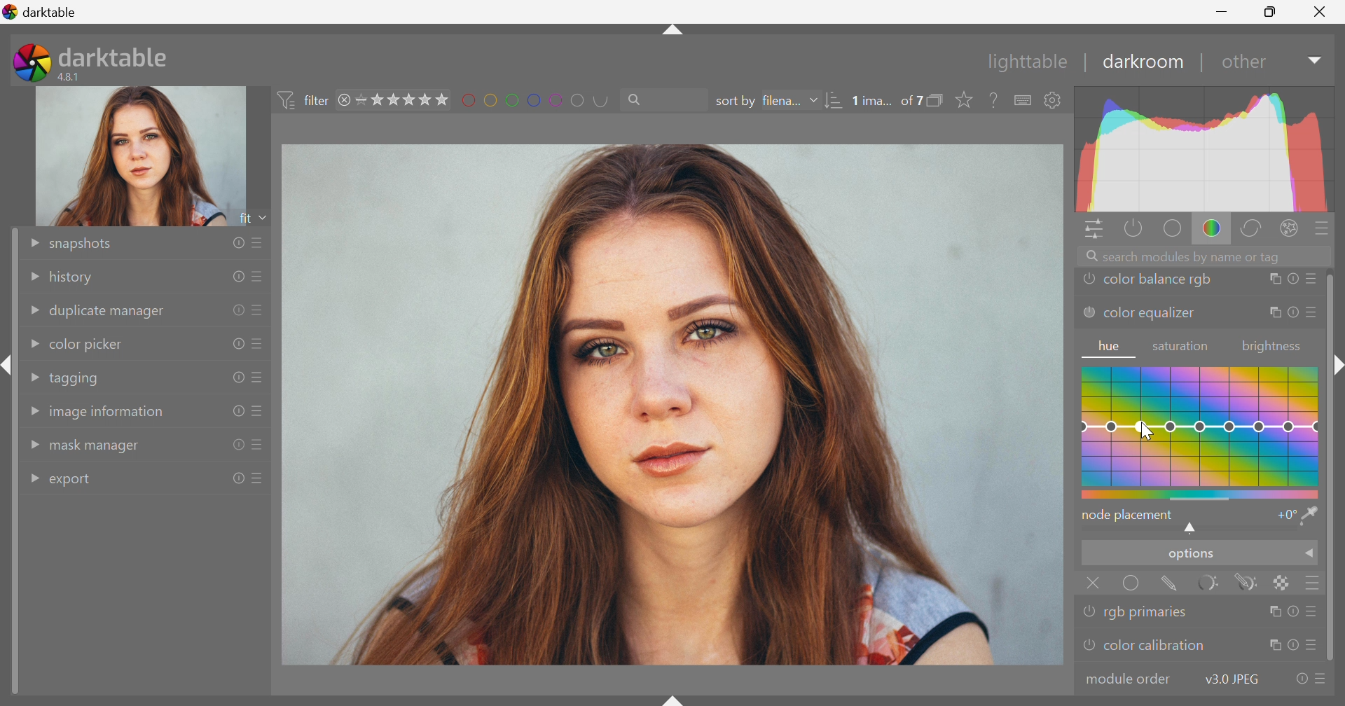 The width and height of the screenshot is (1345, 706). I want to click on cursor, so click(1147, 432).